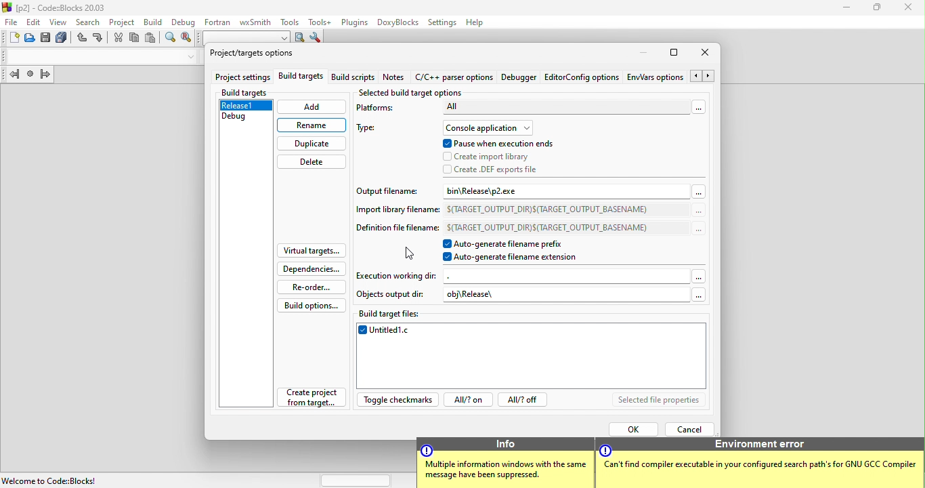 The height and width of the screenshot is (488, 925). What do you see at coordinates (506, 443) in the screenshot?
I see `` at bounding box center [506, 443].